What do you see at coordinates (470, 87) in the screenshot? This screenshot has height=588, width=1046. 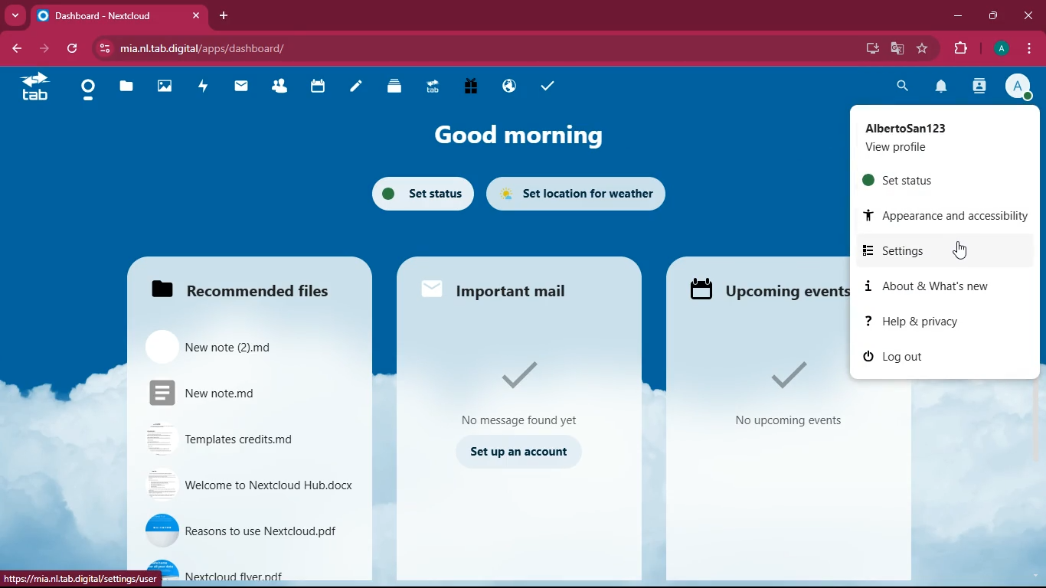 I see `Free Trail PC` at bounding box center [470, 87].